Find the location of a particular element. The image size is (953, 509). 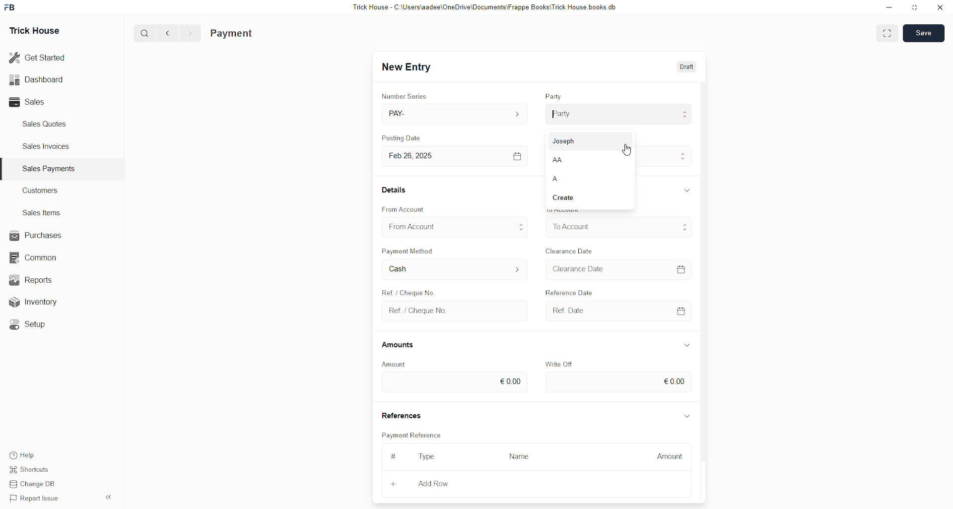

Sales Payments is located at coordinates (50, 169).